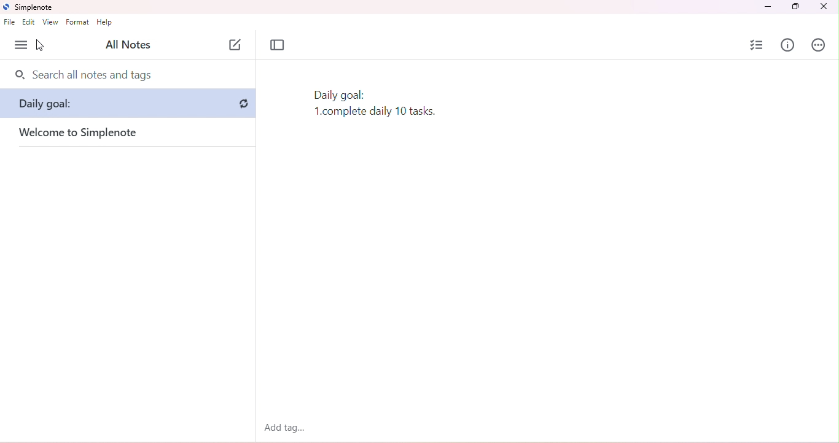 The height and width of the screenshot is (443, 839). I want to click on info, so click(787, 44).